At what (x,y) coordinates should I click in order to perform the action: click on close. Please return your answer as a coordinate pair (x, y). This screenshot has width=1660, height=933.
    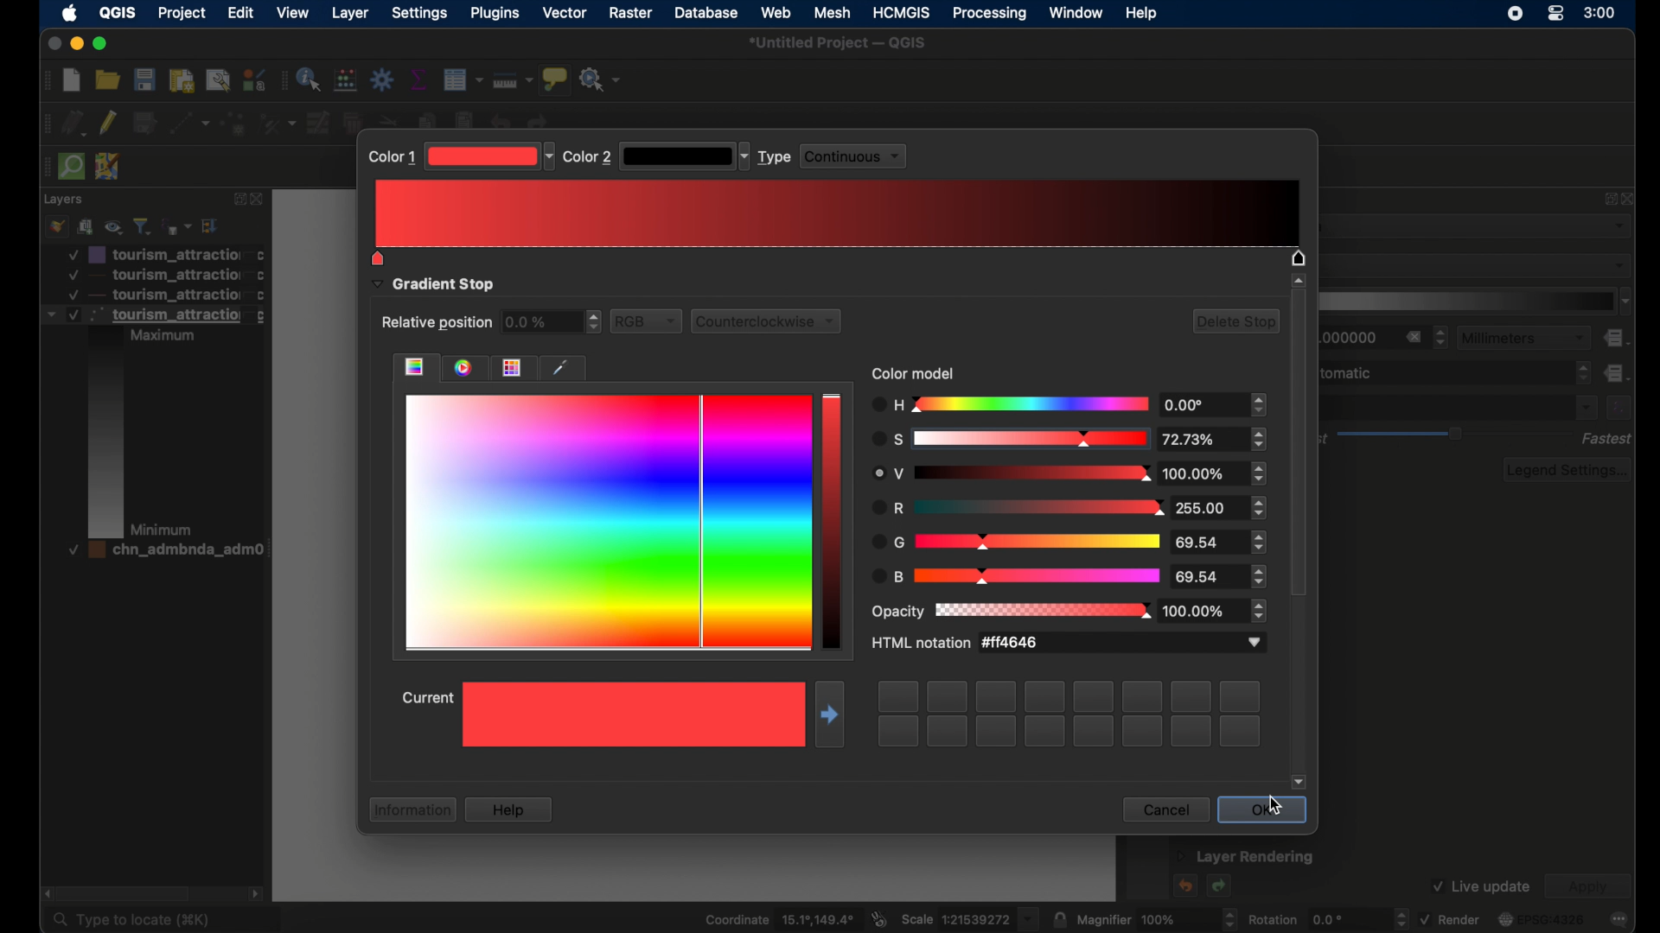
    Looking at the image, I should click on (54, 44).